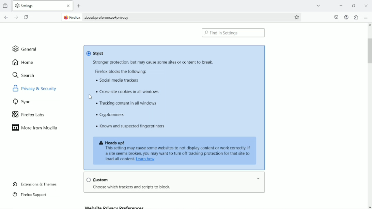 The image size is (372, 209). What do you see at coordinates (22, 102) in the screenshot?
I see `sync` at bounding box center [22, 102].